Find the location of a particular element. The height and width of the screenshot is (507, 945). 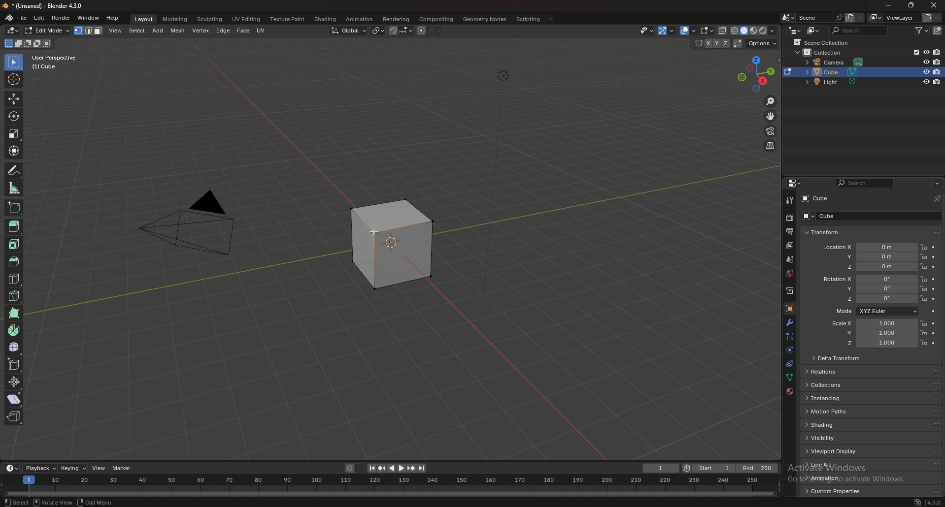

instancing is located at coordinates (844, 398).